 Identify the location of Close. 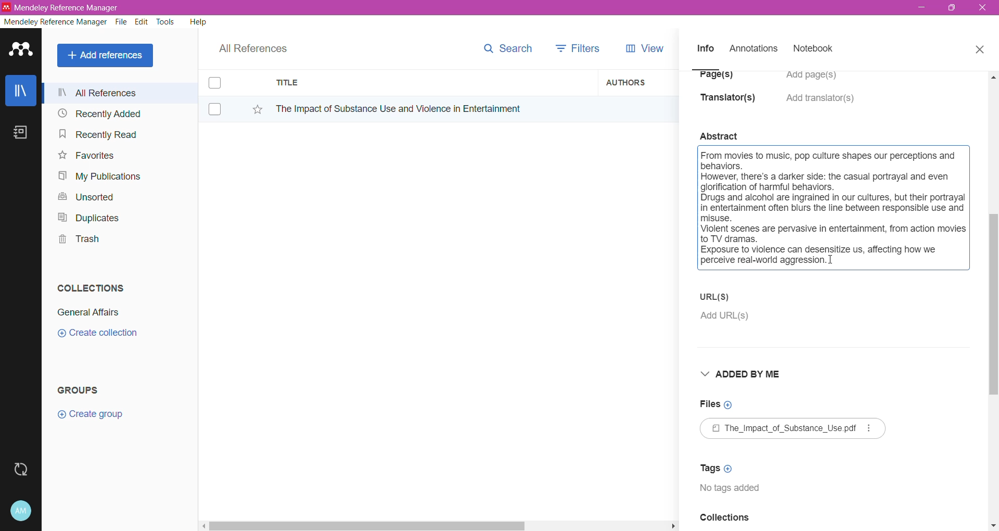
(983, 8).